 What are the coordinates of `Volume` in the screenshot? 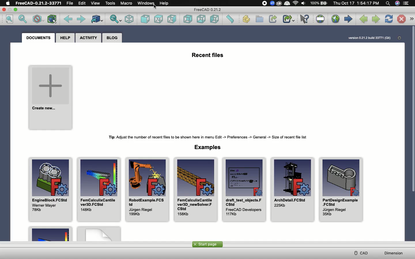 It's located at (303, 3).